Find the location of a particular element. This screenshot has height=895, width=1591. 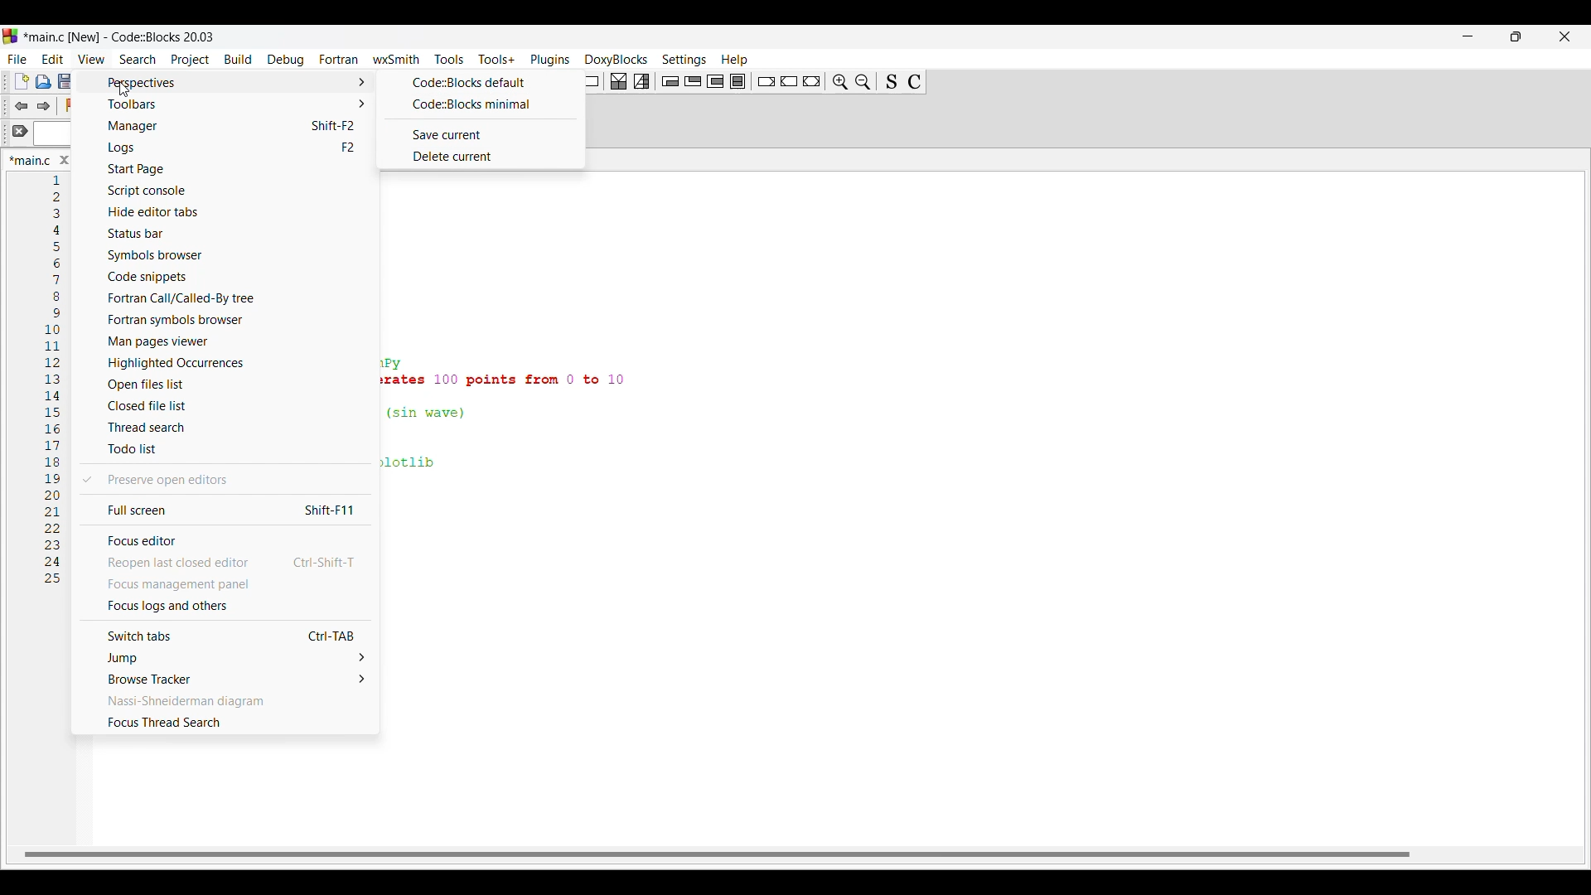

Closed file list is located at coordinates (224, 406).